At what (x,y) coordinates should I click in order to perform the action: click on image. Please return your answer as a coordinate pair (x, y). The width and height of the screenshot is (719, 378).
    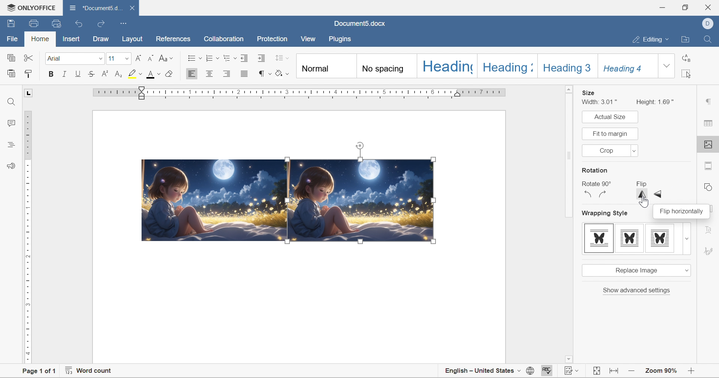
    Looking at the image, I should click on (362, 199).